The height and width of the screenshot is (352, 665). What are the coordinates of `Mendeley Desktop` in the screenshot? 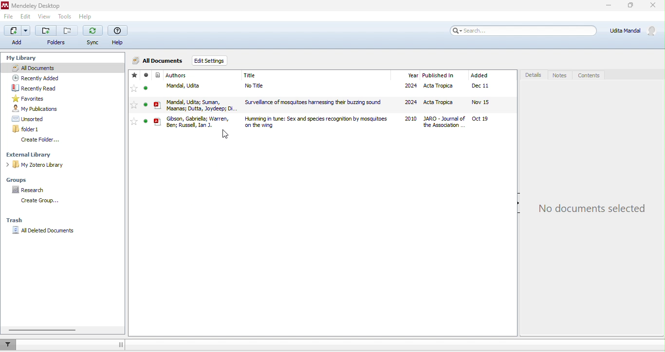 It's located at (40, 6).